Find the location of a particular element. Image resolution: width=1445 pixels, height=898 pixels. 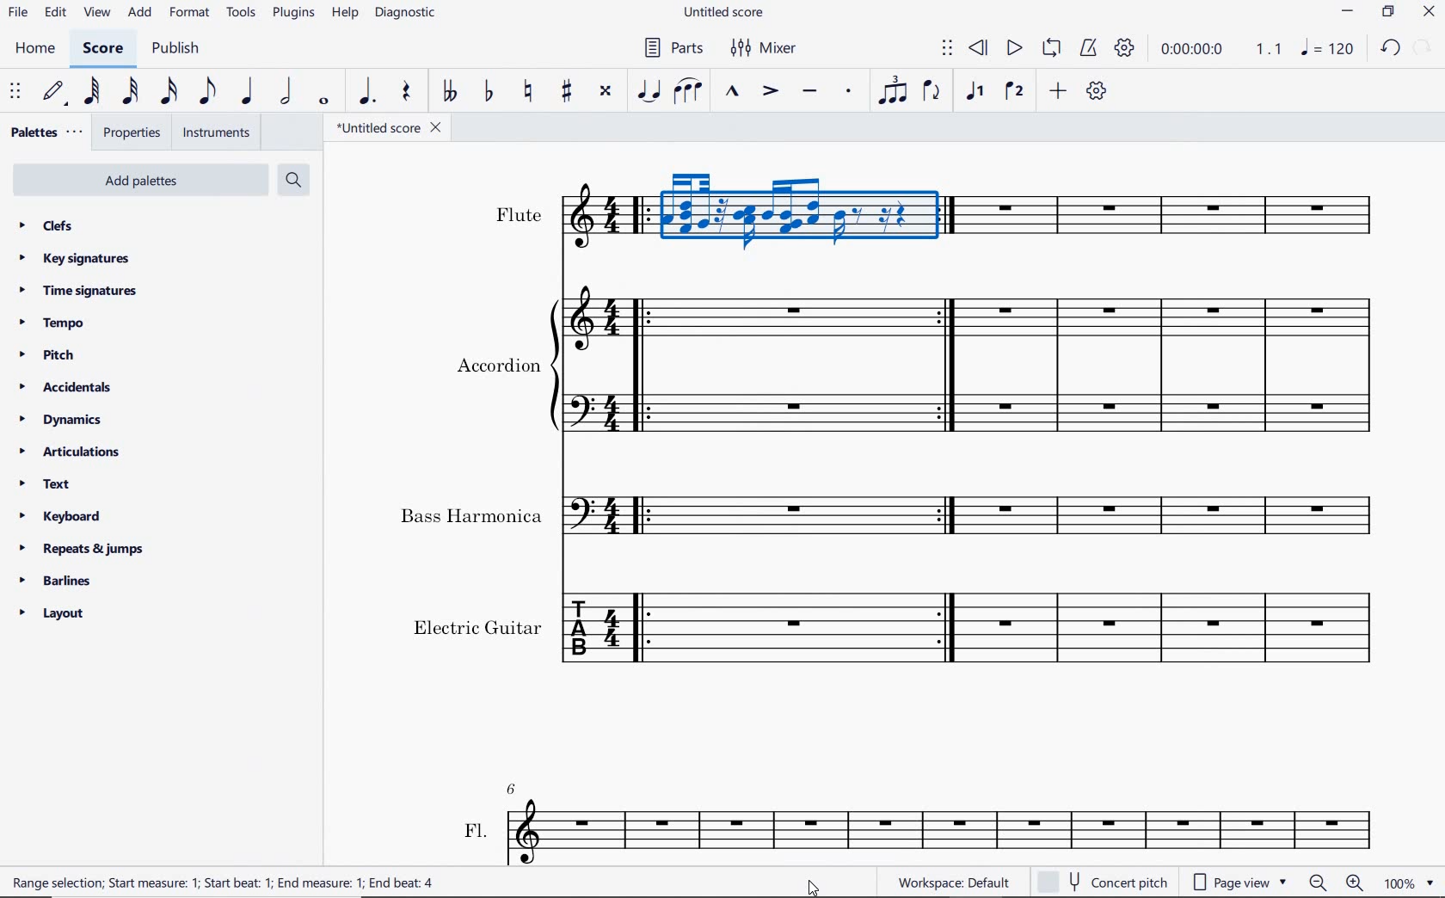

tempo is located at coordinates (55, 324).